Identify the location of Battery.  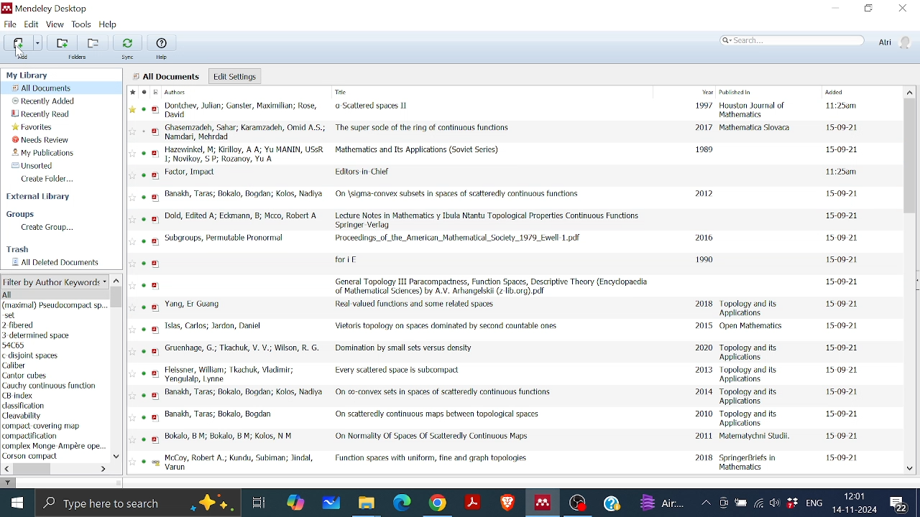
(741, 504).